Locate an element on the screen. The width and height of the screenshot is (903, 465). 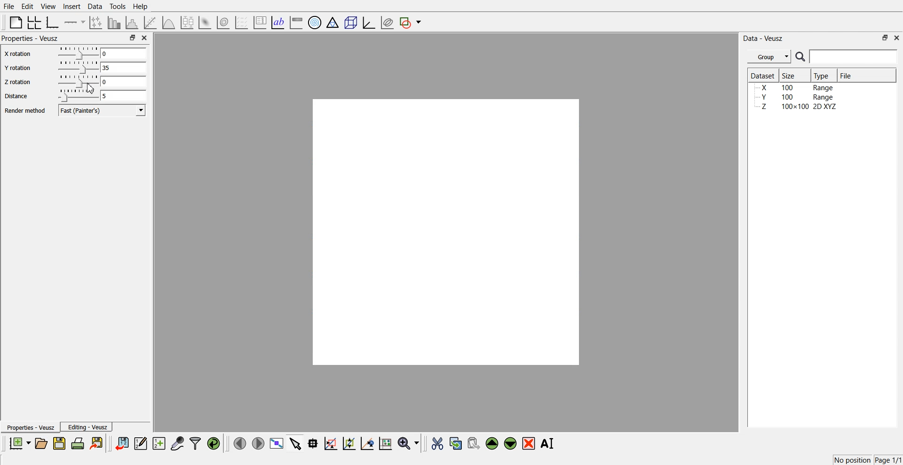
Move to the previous page is located at coordinates (240, 443).